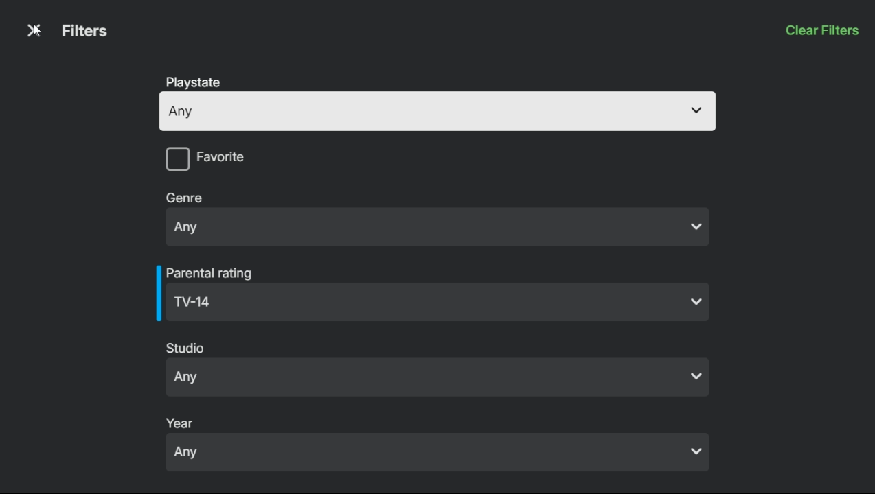 This screenshot has height=494, width=875. Describe the element at coordinates (85, 31) in the screenshot. I see `filters` at that location.